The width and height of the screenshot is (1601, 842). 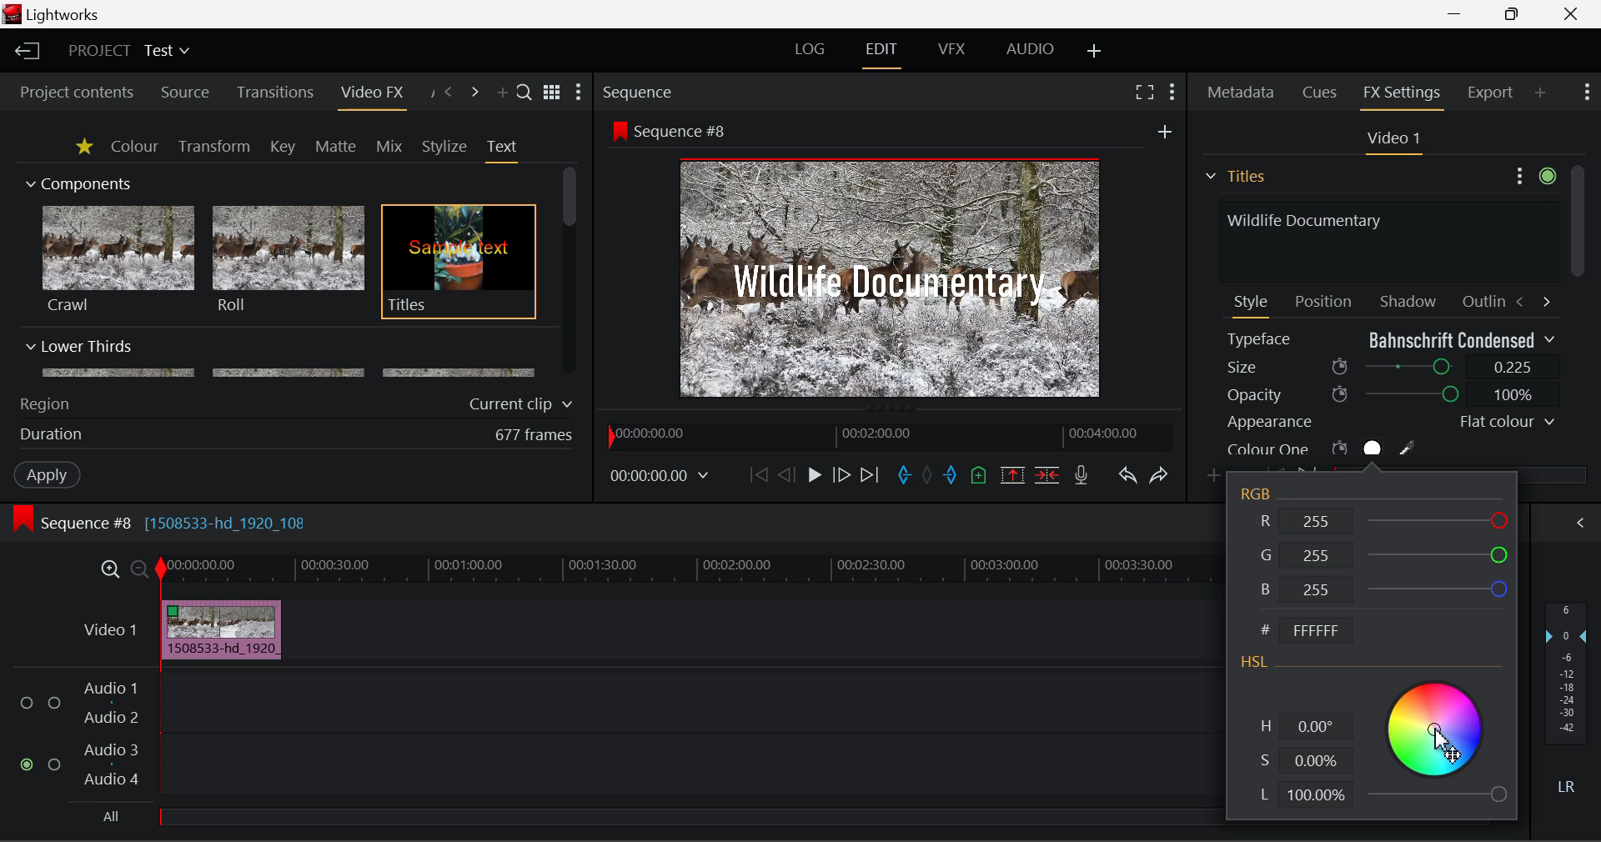 I want to click on Video 1, so click(x=1391, y=139).